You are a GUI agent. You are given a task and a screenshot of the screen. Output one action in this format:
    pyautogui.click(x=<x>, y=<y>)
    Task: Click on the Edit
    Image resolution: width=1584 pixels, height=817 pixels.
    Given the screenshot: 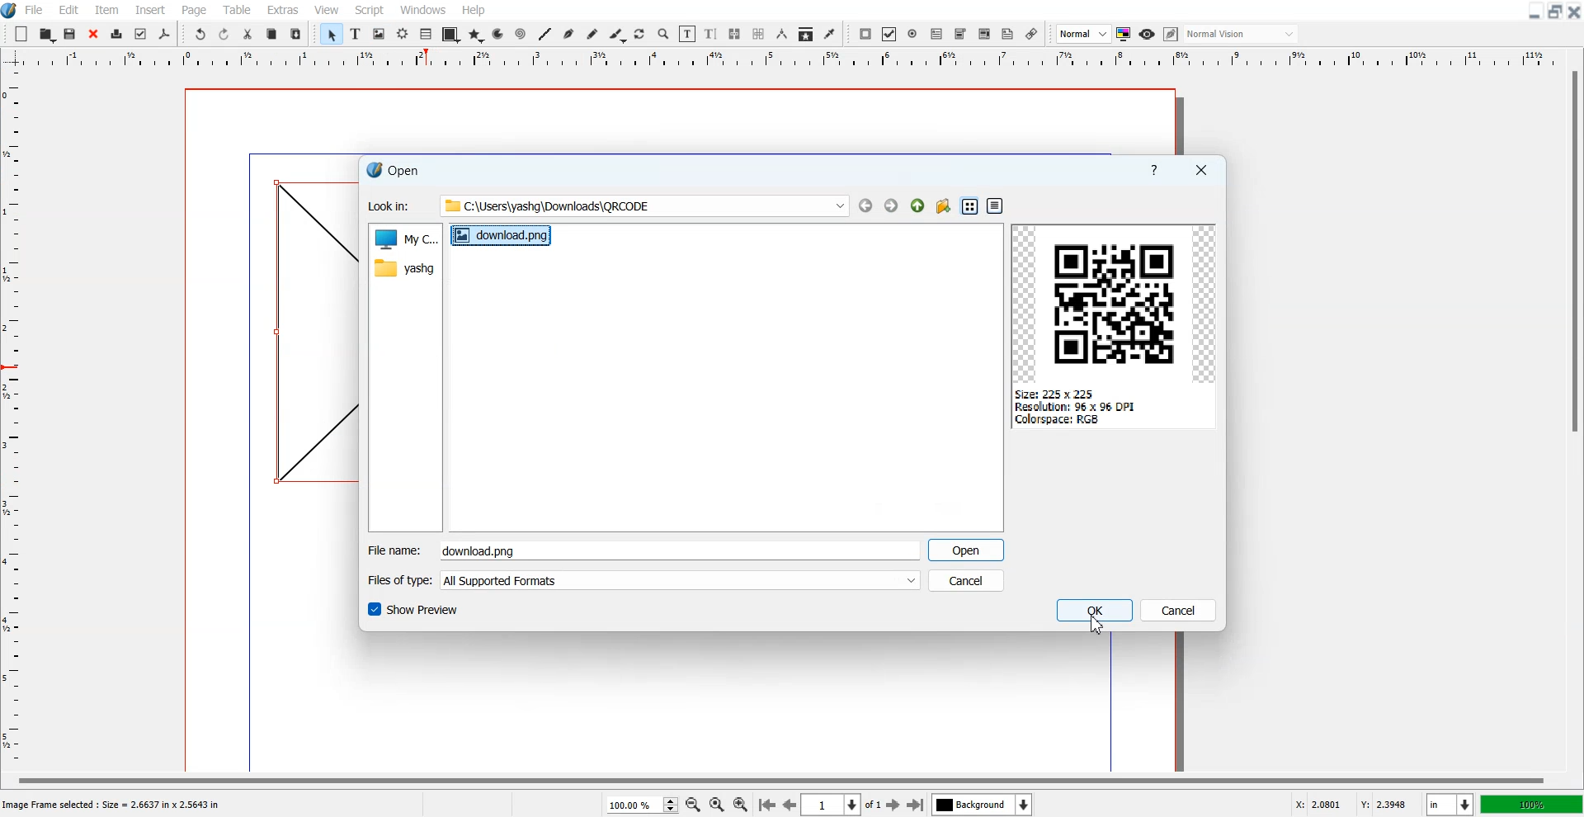 What is the action you would take?
    pyautogui.click(x=68, y=9)
    